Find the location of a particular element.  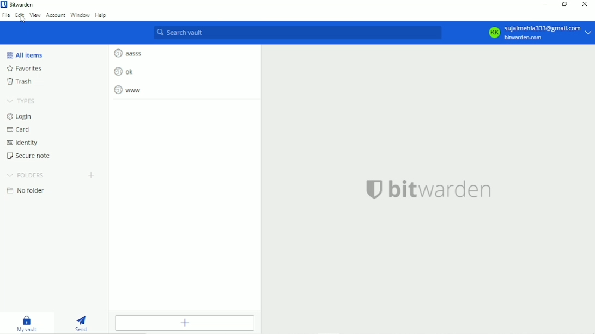

Add item is located at coordinates (184, 323).